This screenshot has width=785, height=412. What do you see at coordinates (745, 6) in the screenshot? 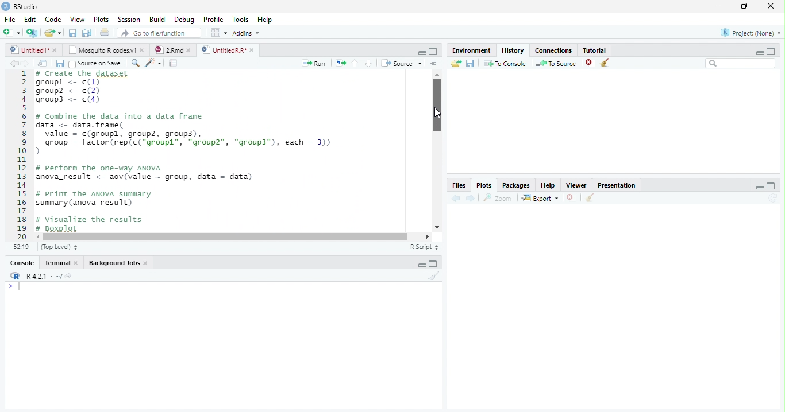
I see `Maximize` at bounding box center [745, 6].